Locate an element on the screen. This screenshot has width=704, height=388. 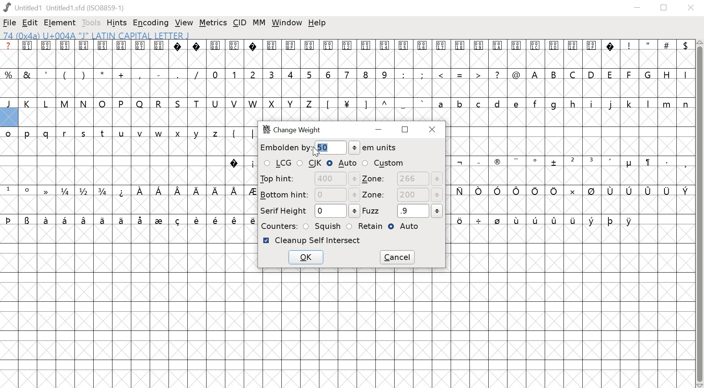
uppercase letters is located at coordinates (610, 74).